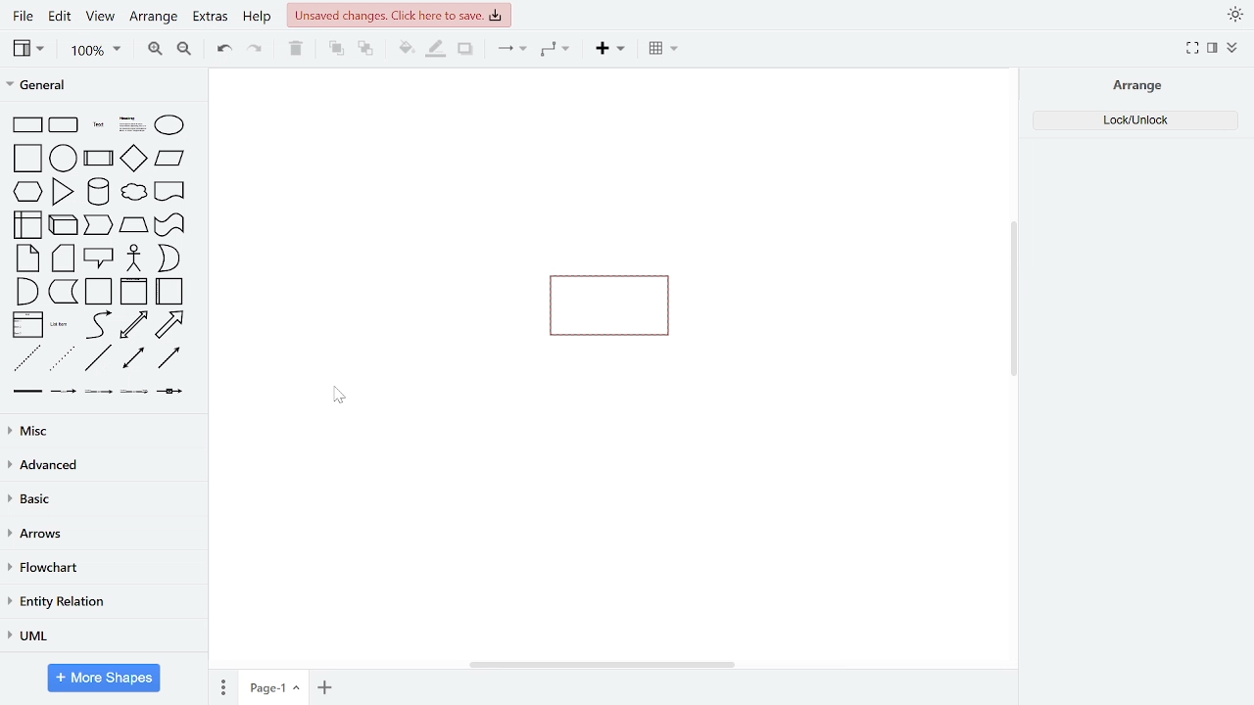  I want to click on arrange, so click(1135, 87).